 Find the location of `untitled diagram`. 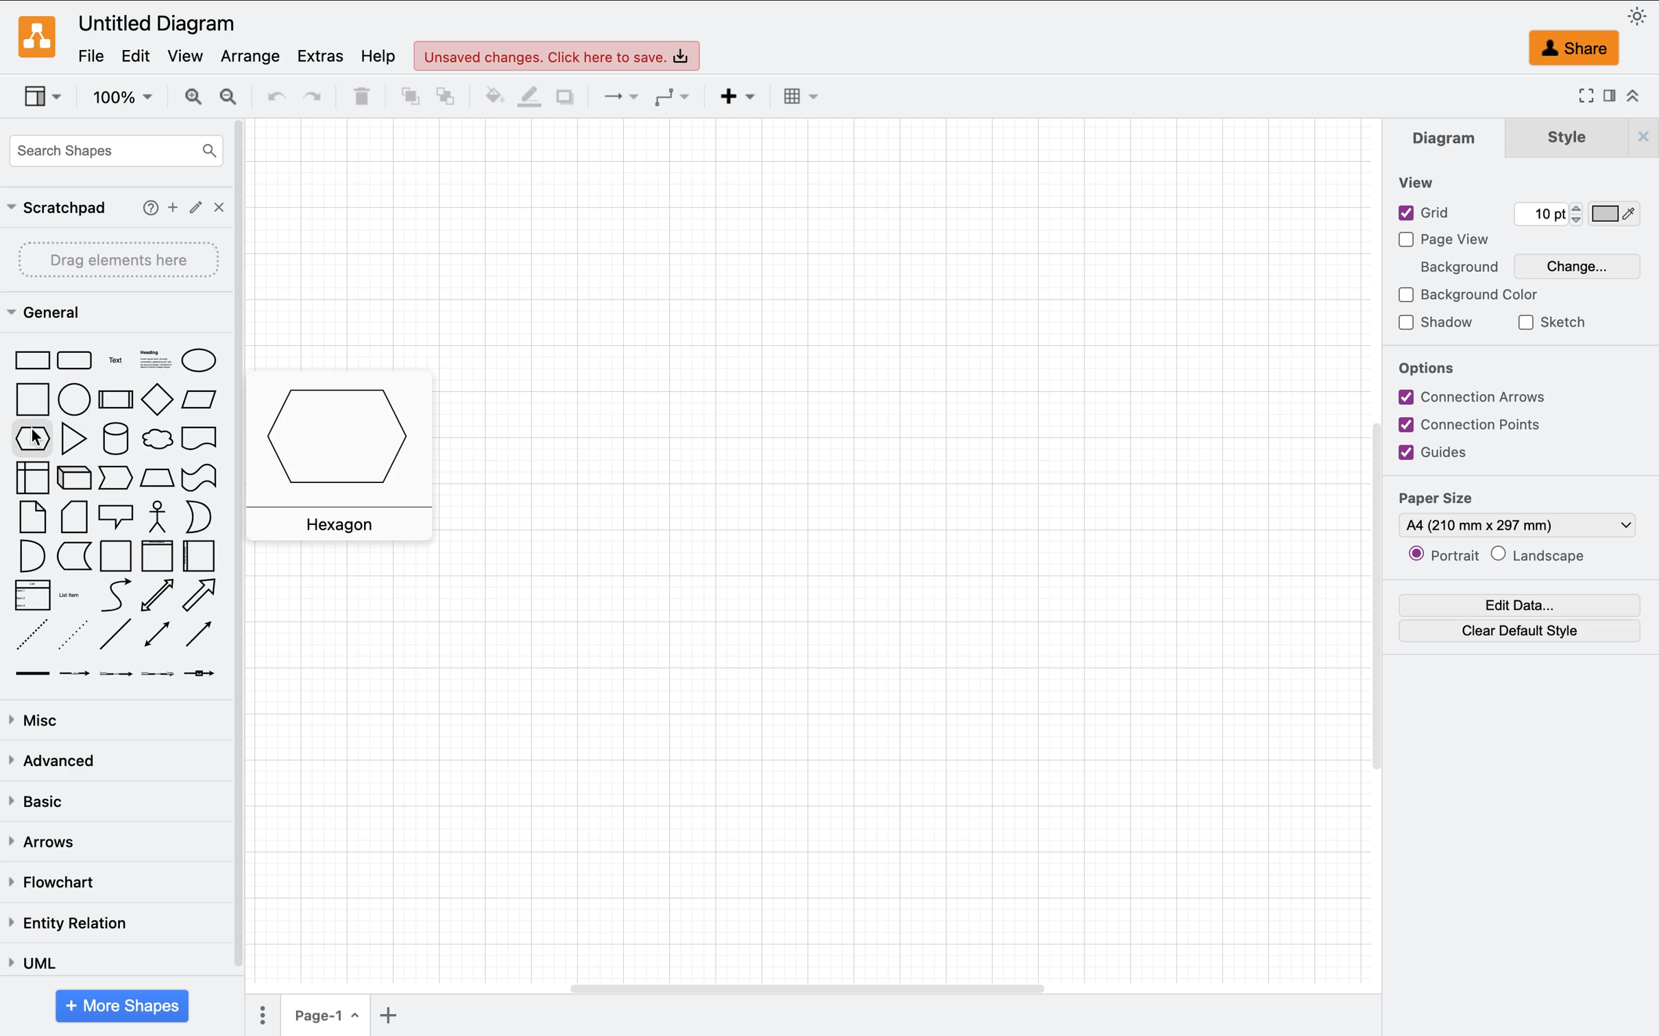

untitled diagram is located at coordinates (158, 25).